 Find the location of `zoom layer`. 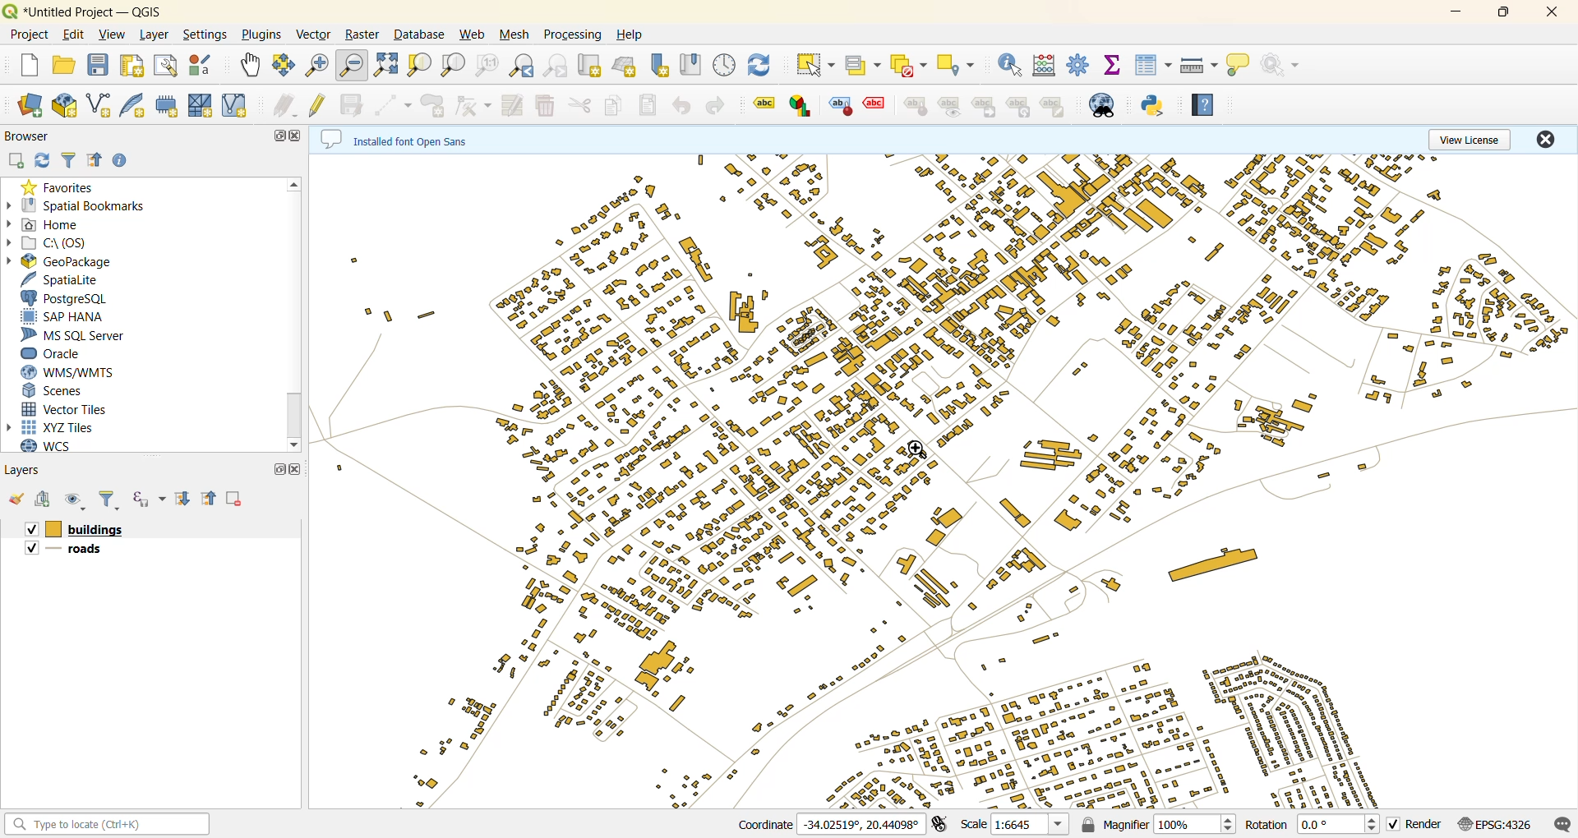

zoom layer is located at coordinates (454, 67).